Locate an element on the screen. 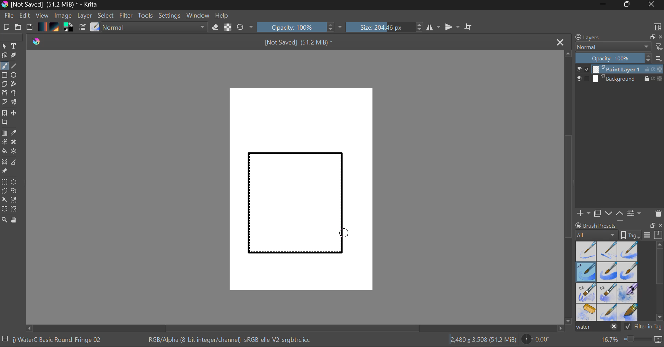 The image size is (664, 347). Water C - Wet is located at coordinates (608, 251).